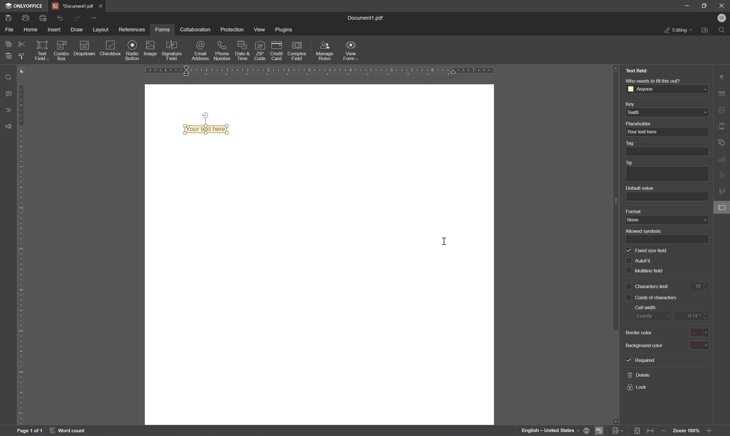 This screenshot has width=730, height=436. I want to click on cut, so click(21, 44).